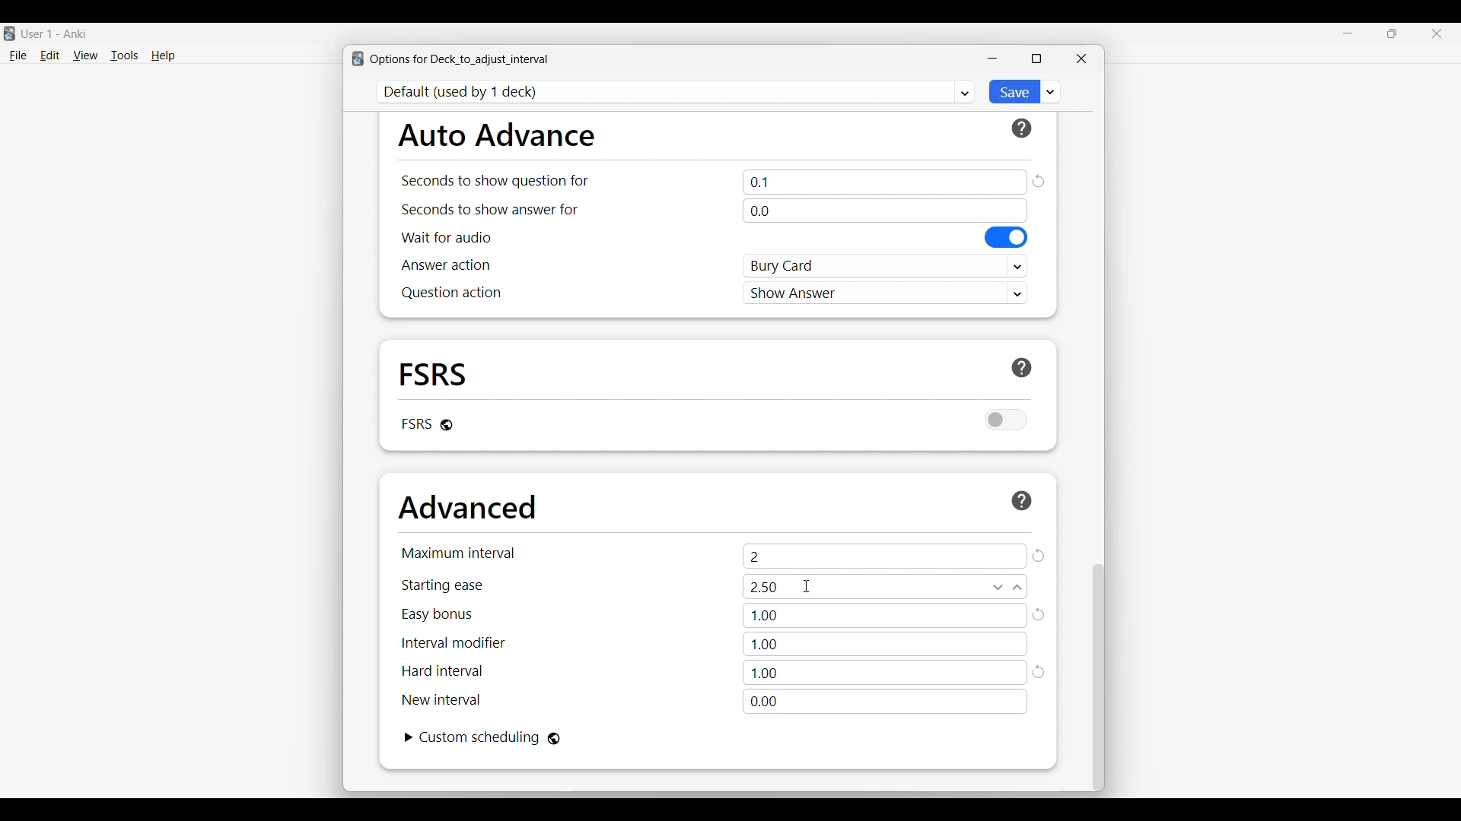 The image size is (1461, 821). What do you see at coordinates (85, 55) in the screenshot?
I see `View menu` at bounding box center [85, 55].